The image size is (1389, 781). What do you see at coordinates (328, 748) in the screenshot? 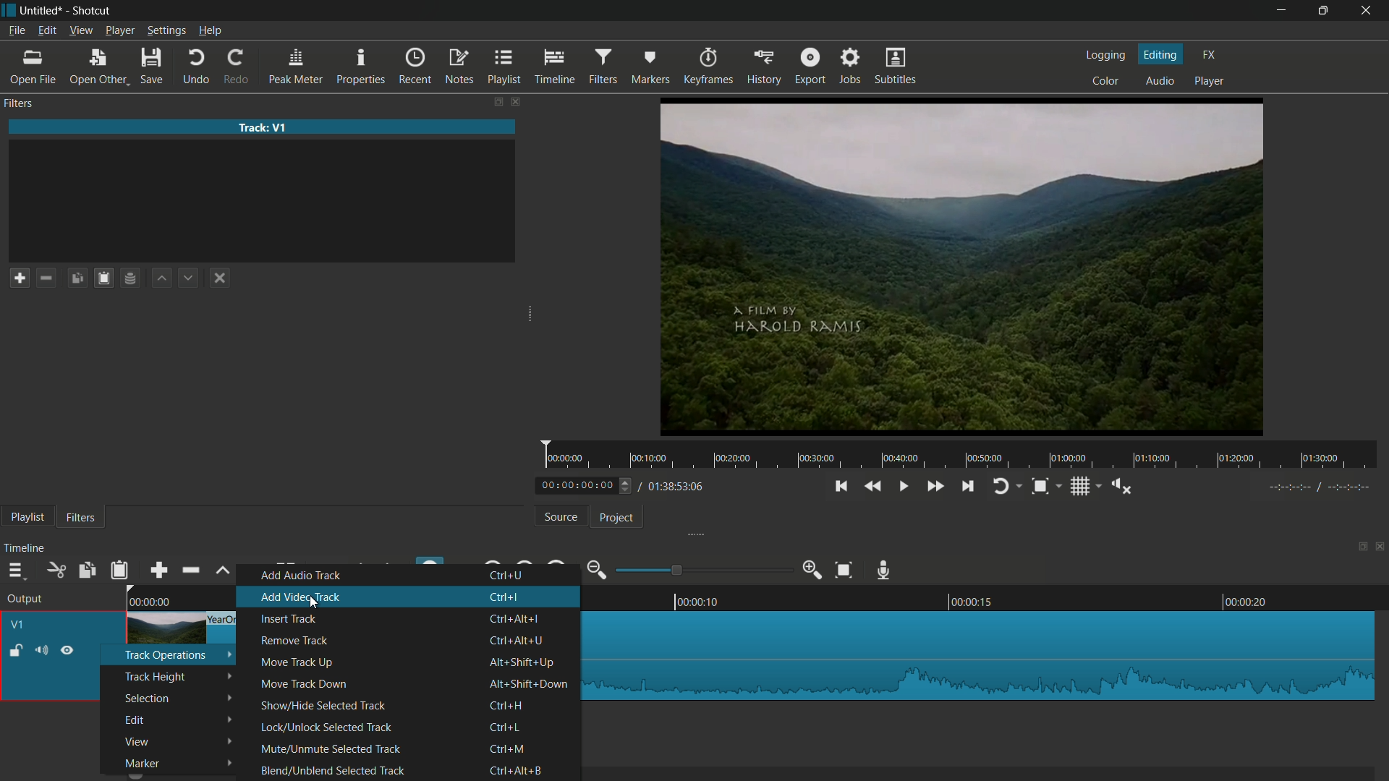
I see `mute/unmute selected track` at bounding box center [328, 748].